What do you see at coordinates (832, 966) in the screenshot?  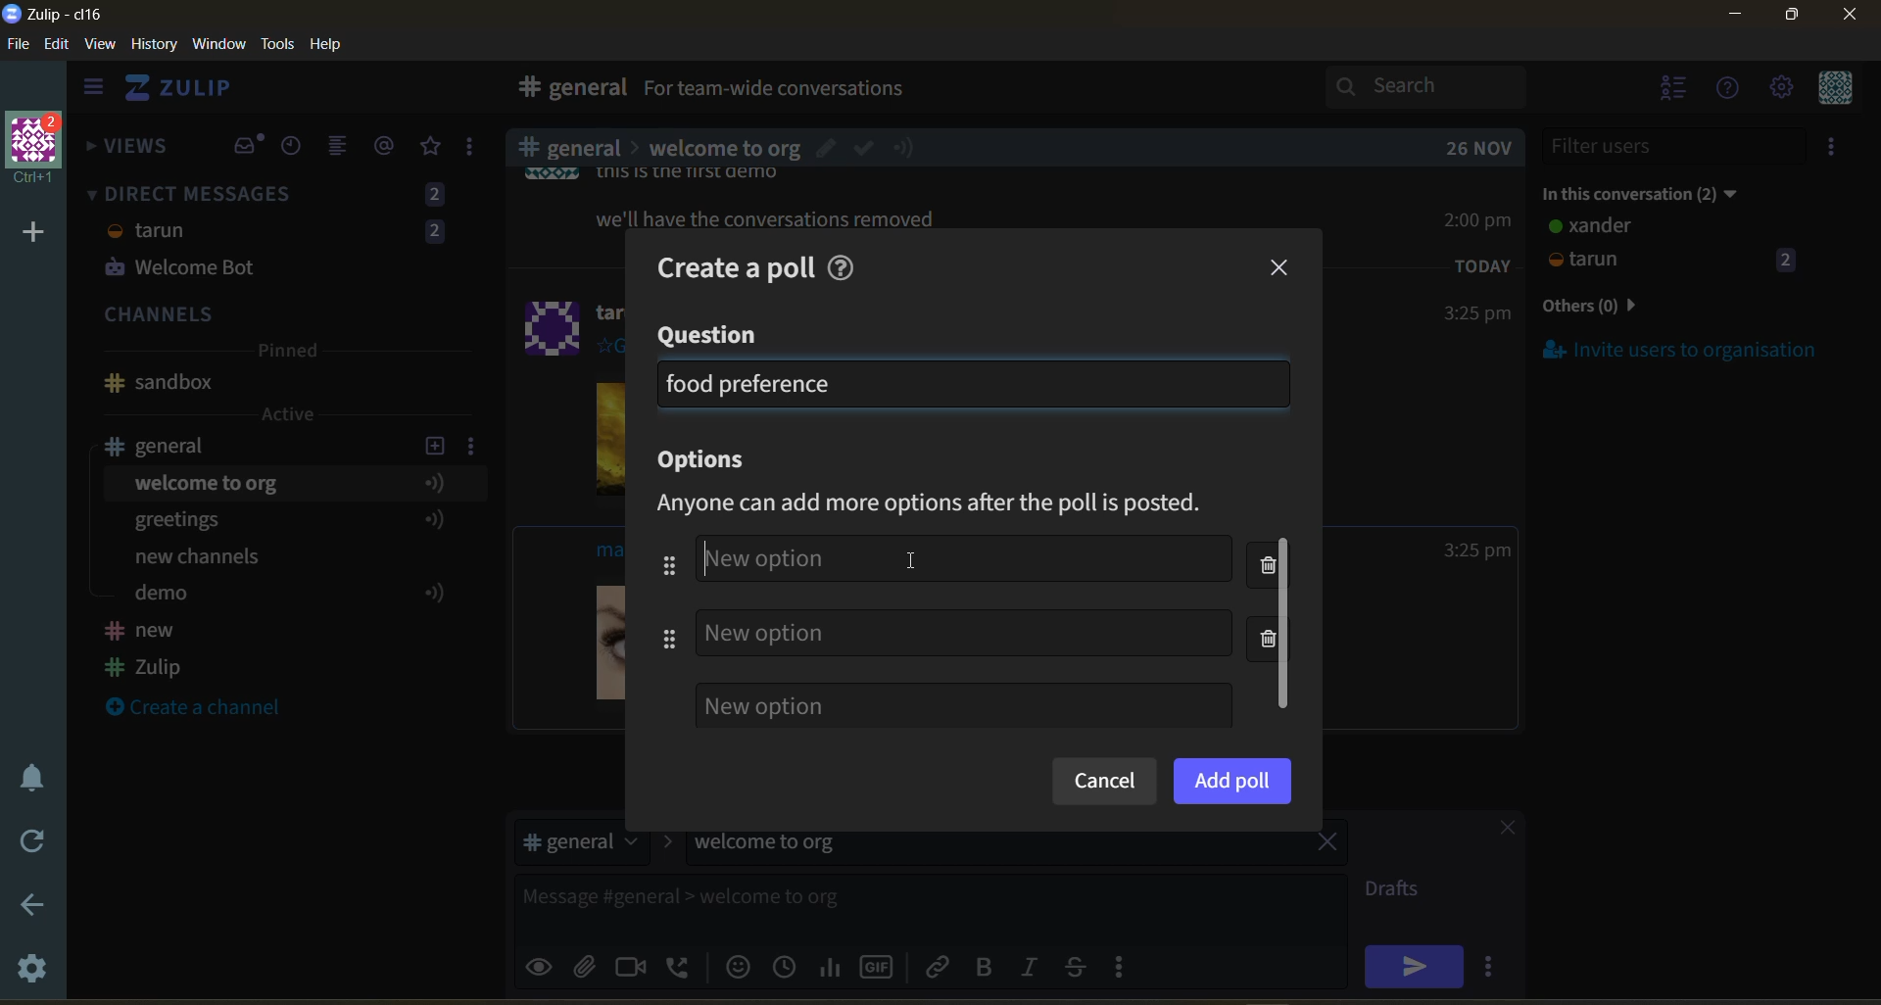 I see `poll` at bounding box center [832, 966].